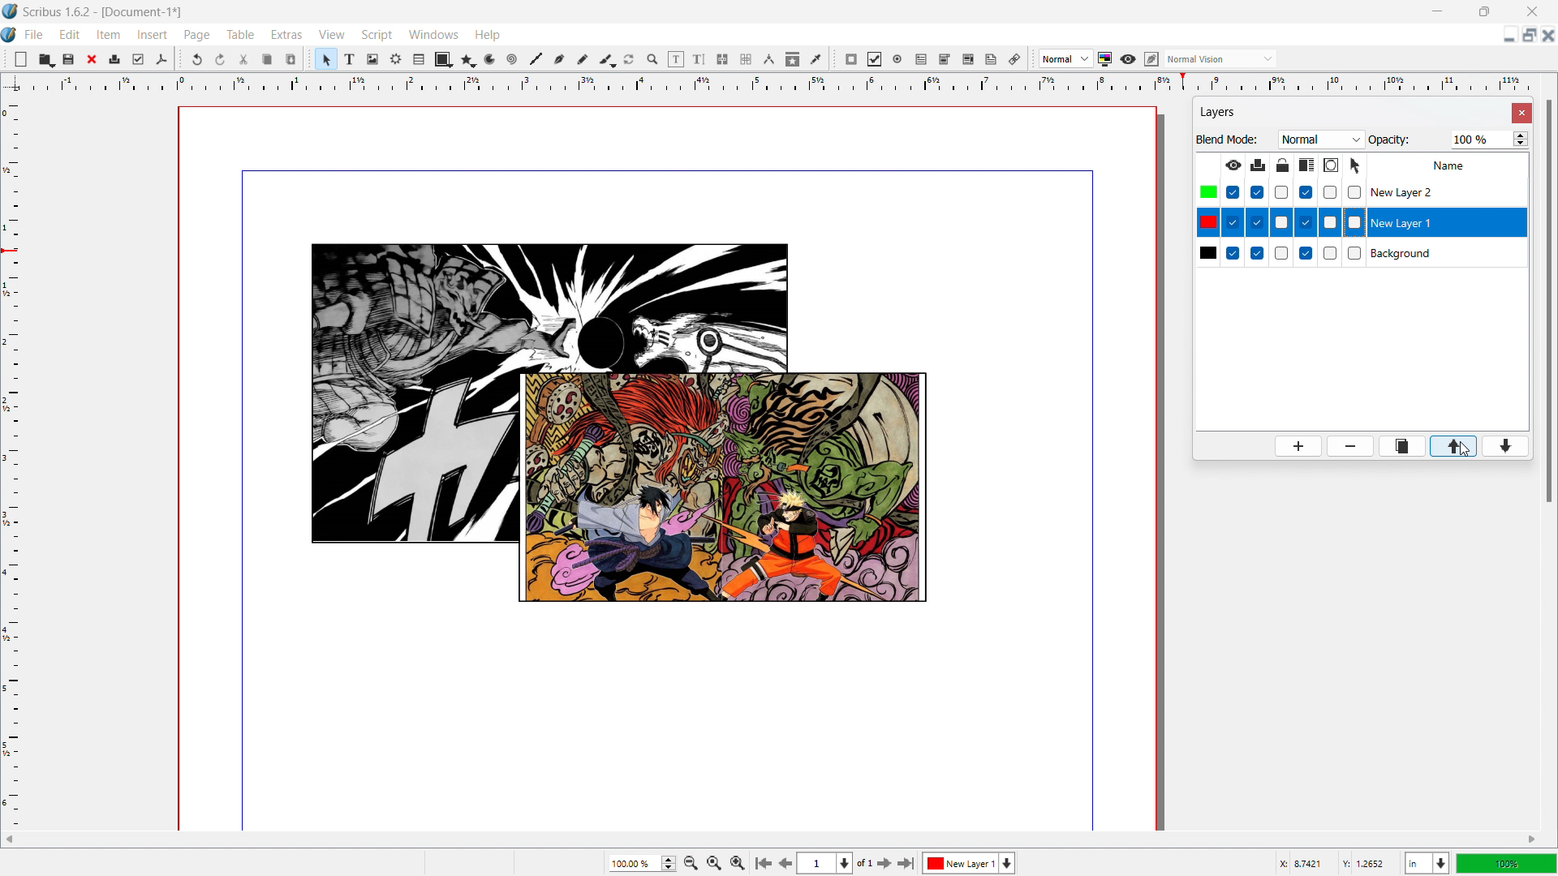 Image resolution: width=1558 pixels, height=876 pixels. Describe the element at coordinates (699, 59) in the screenshot. I see `edit text with story editor` at that location.